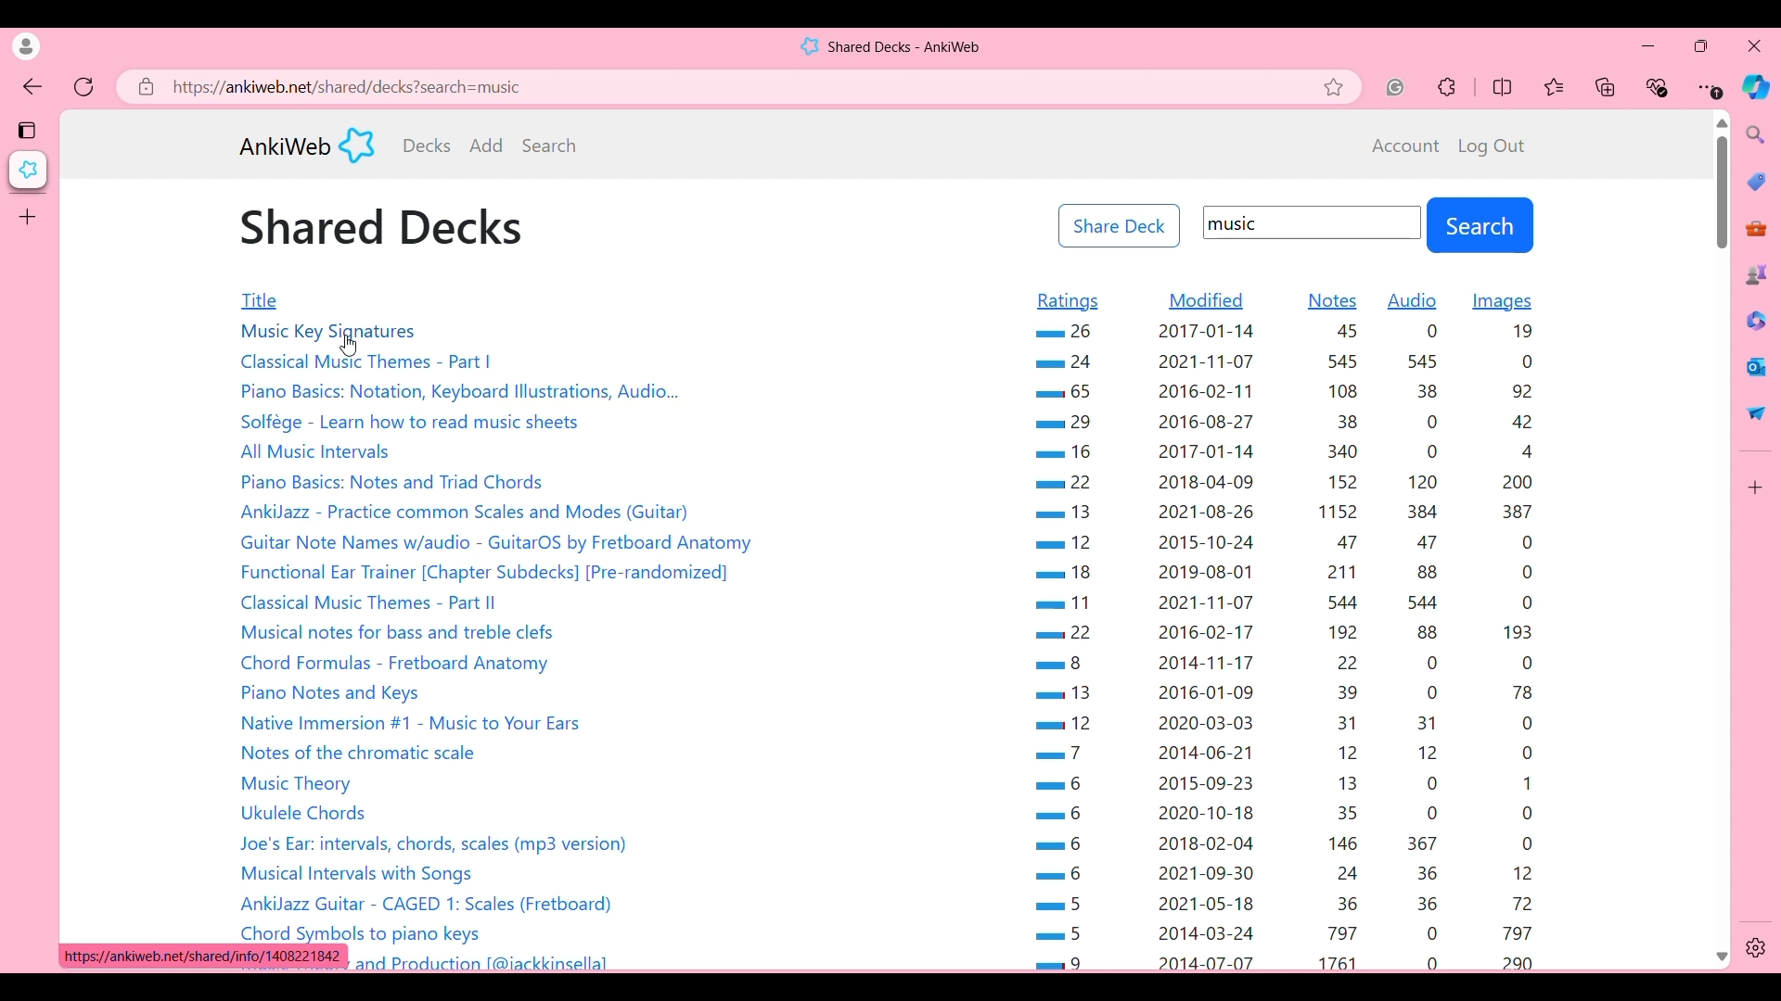 This screenshot has width=1781, height=1001. Describe the element at coordinates (1556, 87) in the screenshot. I see `Favorites` at that location.